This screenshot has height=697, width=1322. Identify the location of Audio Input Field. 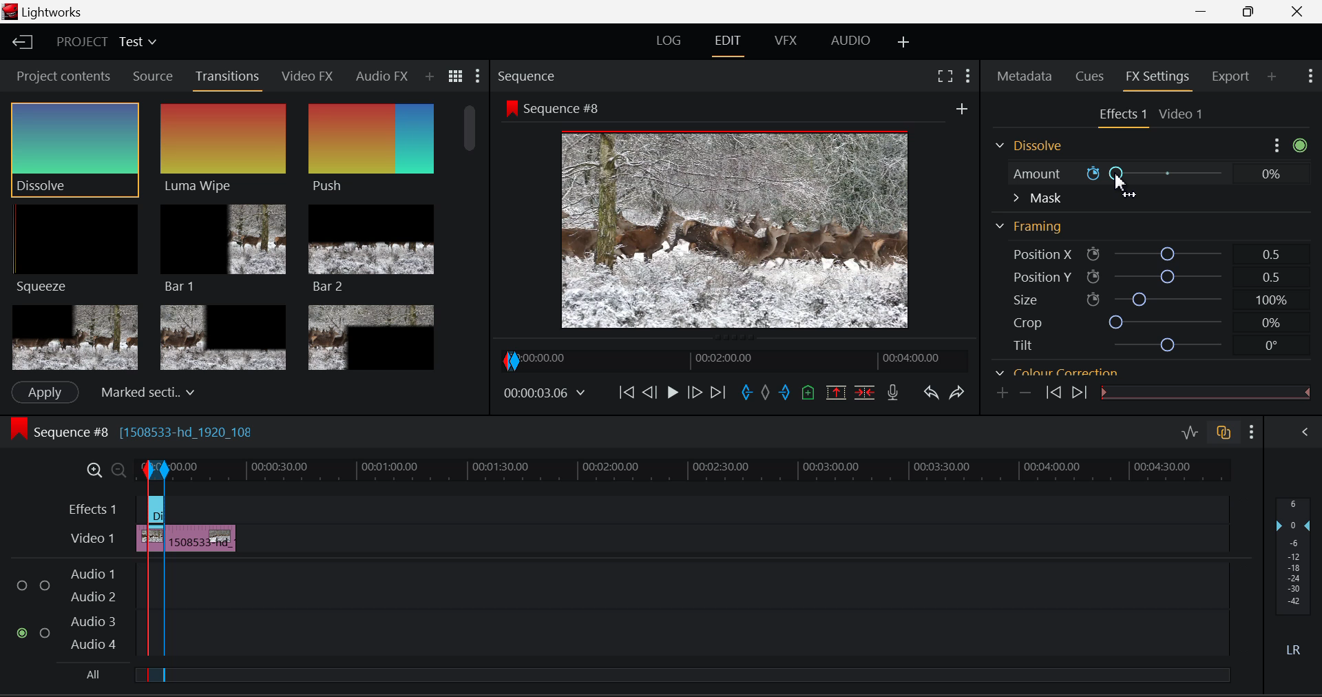
(697, 633).